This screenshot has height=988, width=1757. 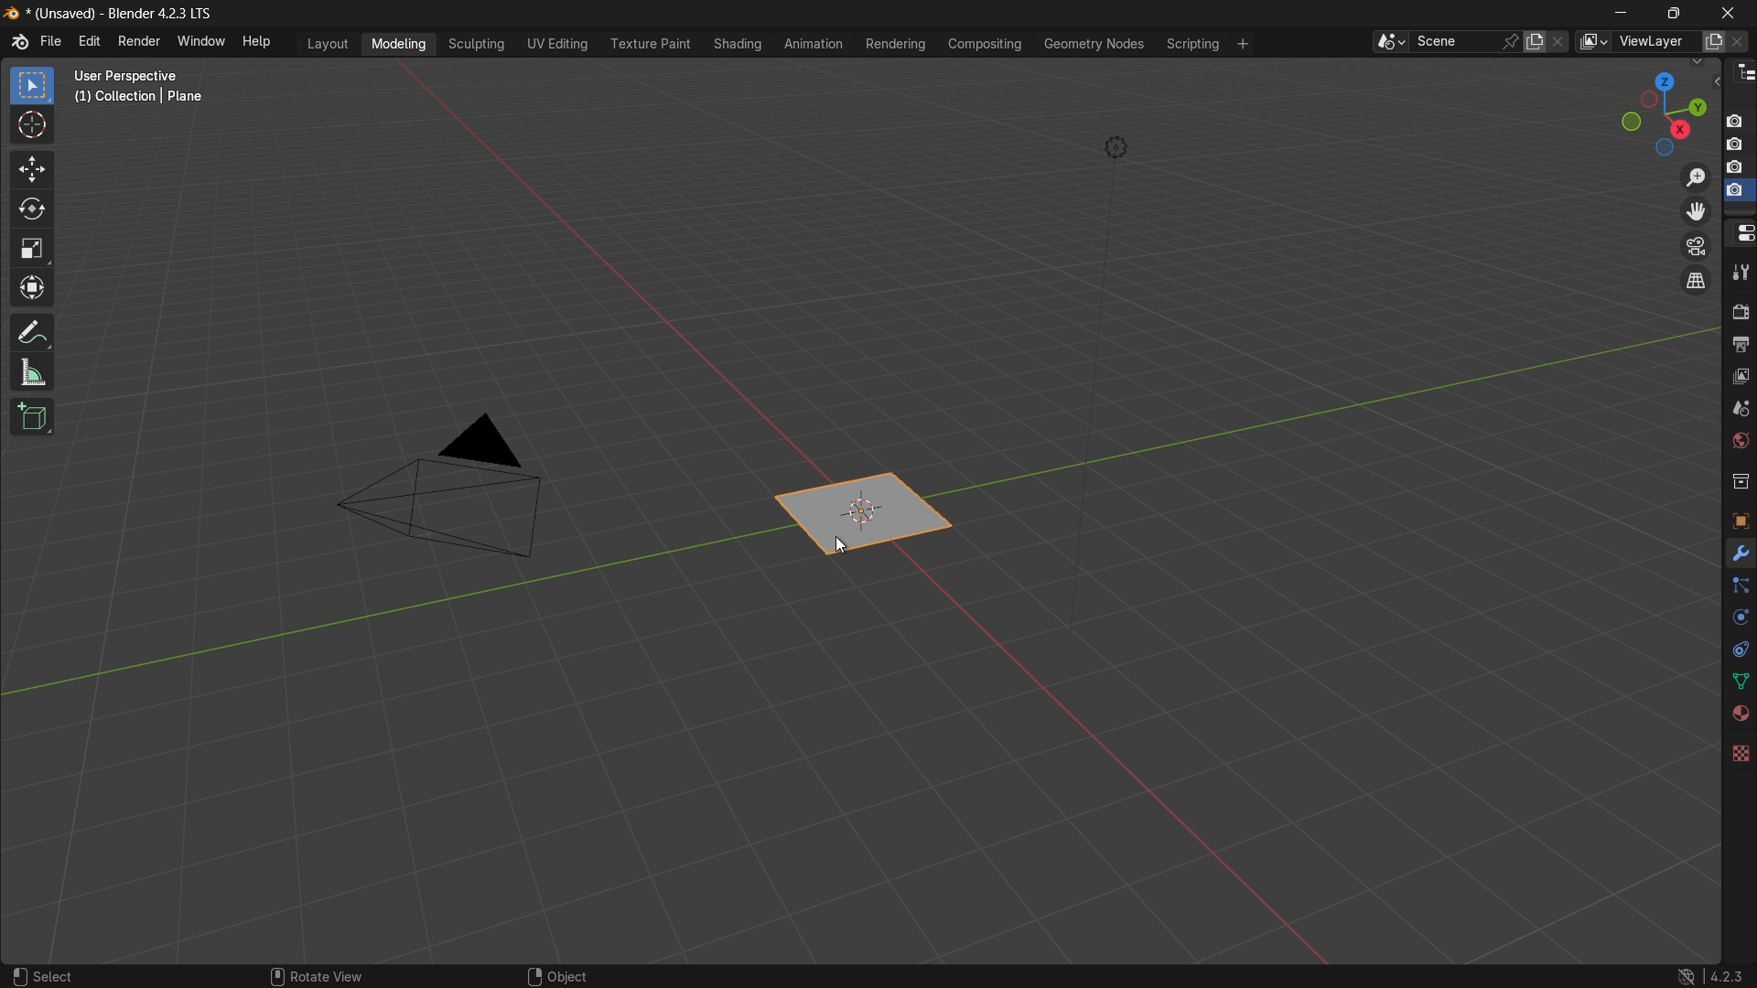 What do you see at coordinates (558, 45) in the screenshot?
I see `uv editing` at bounding box center [558, 45].